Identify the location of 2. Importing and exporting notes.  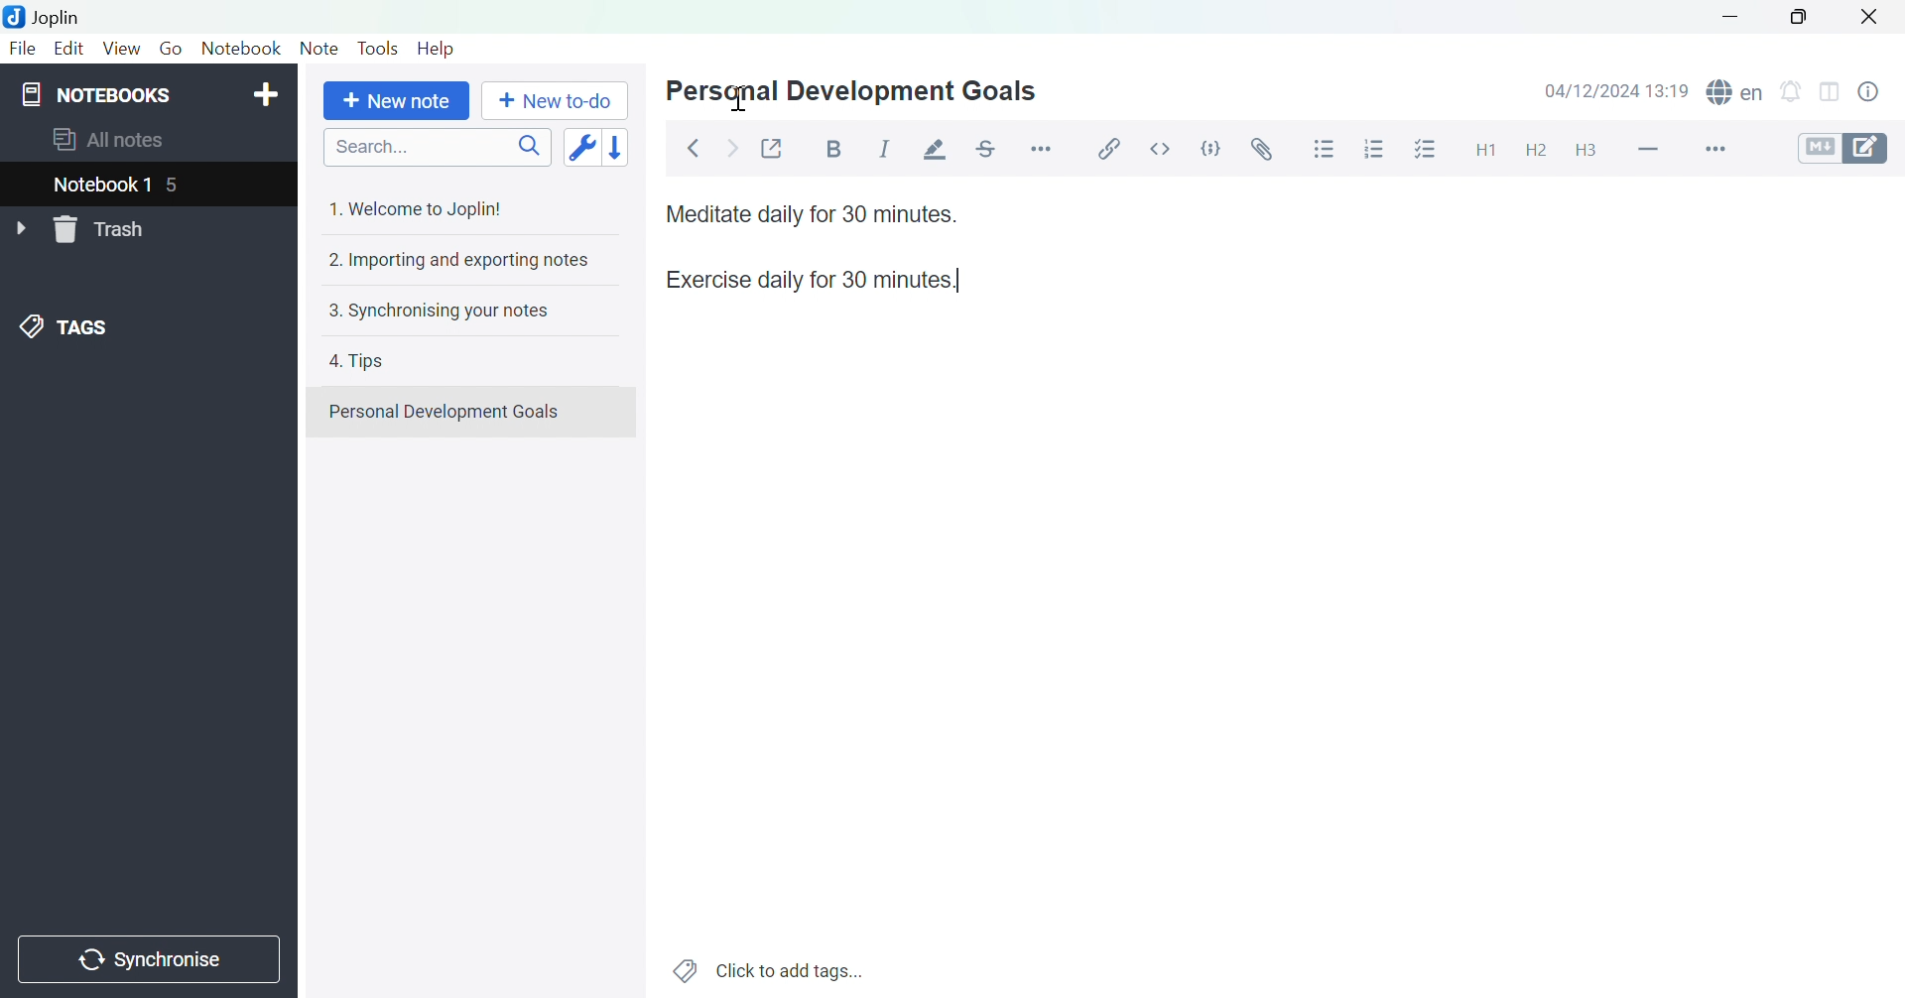
(456, 261).